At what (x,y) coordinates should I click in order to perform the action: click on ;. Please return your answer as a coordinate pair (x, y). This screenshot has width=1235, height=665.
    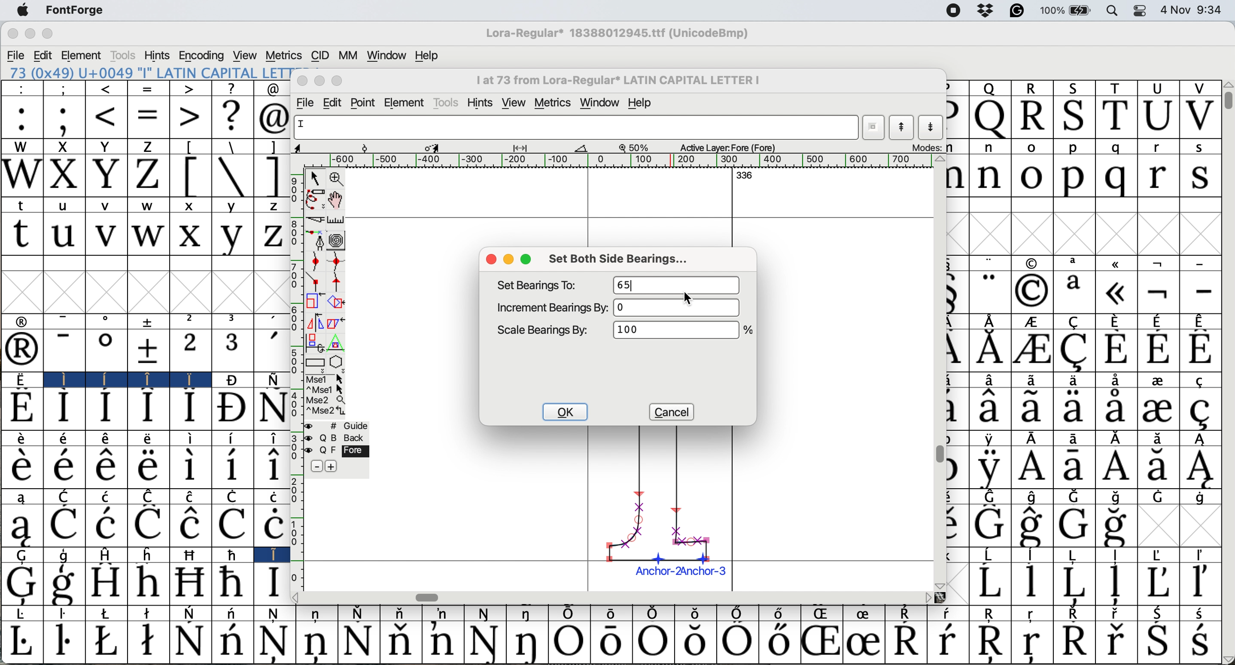
    Looking at the image, I should click on (64, 119).